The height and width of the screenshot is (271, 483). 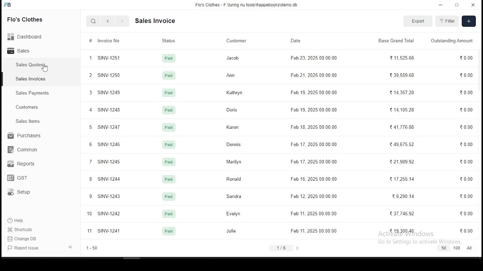 I want to click on 1930040, so click(x=401, y=231).